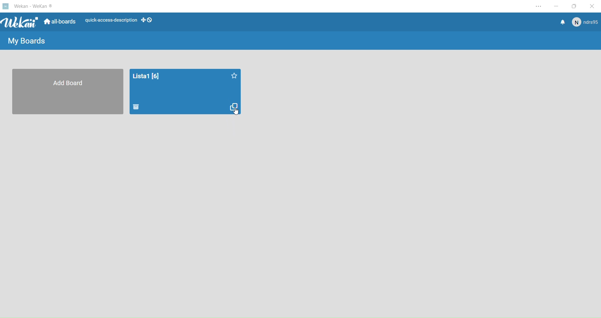  Describe the element at coordinates (557, 6) in the screenshot. I see `Minimize` at that location.